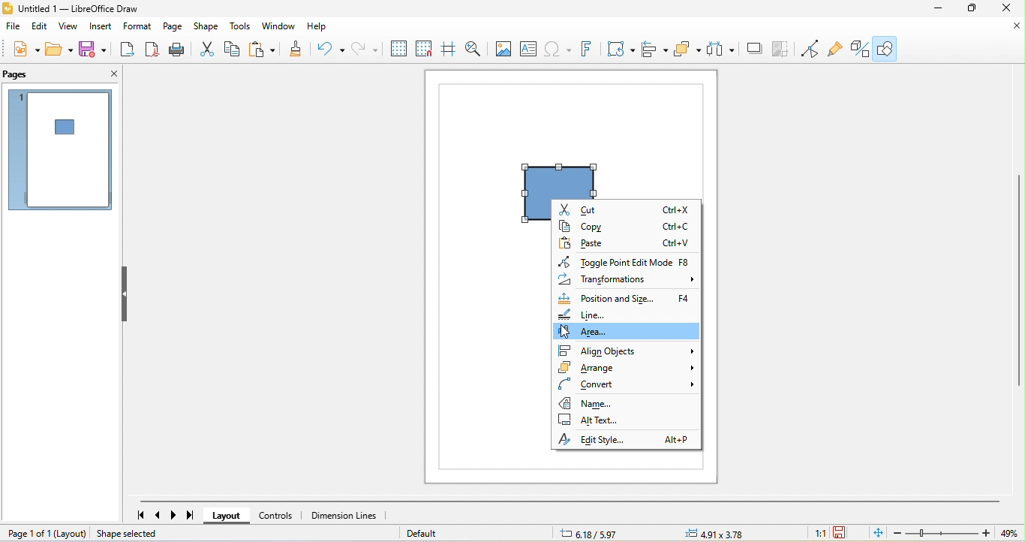  I want to click on help, so click(320, 26).